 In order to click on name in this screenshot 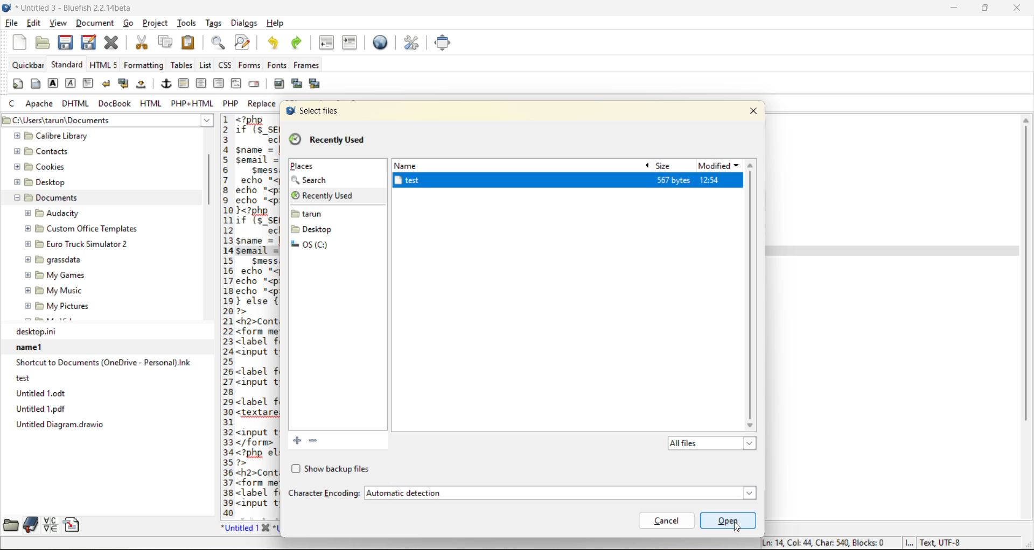, I will do `click(412, 165)`.